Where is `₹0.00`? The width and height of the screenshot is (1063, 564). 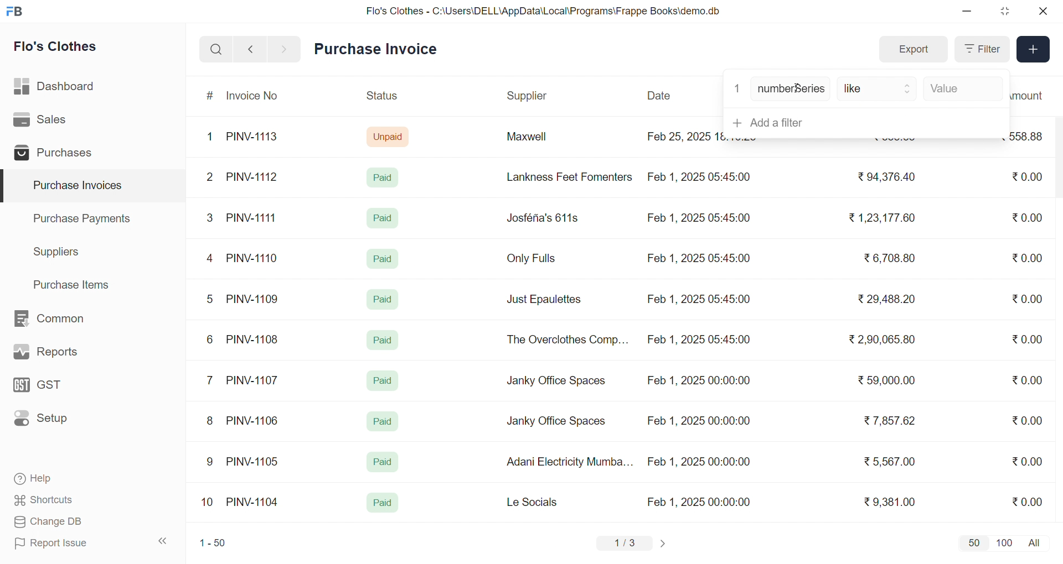 ₹0.00 is located at coordinates (1029, 217).